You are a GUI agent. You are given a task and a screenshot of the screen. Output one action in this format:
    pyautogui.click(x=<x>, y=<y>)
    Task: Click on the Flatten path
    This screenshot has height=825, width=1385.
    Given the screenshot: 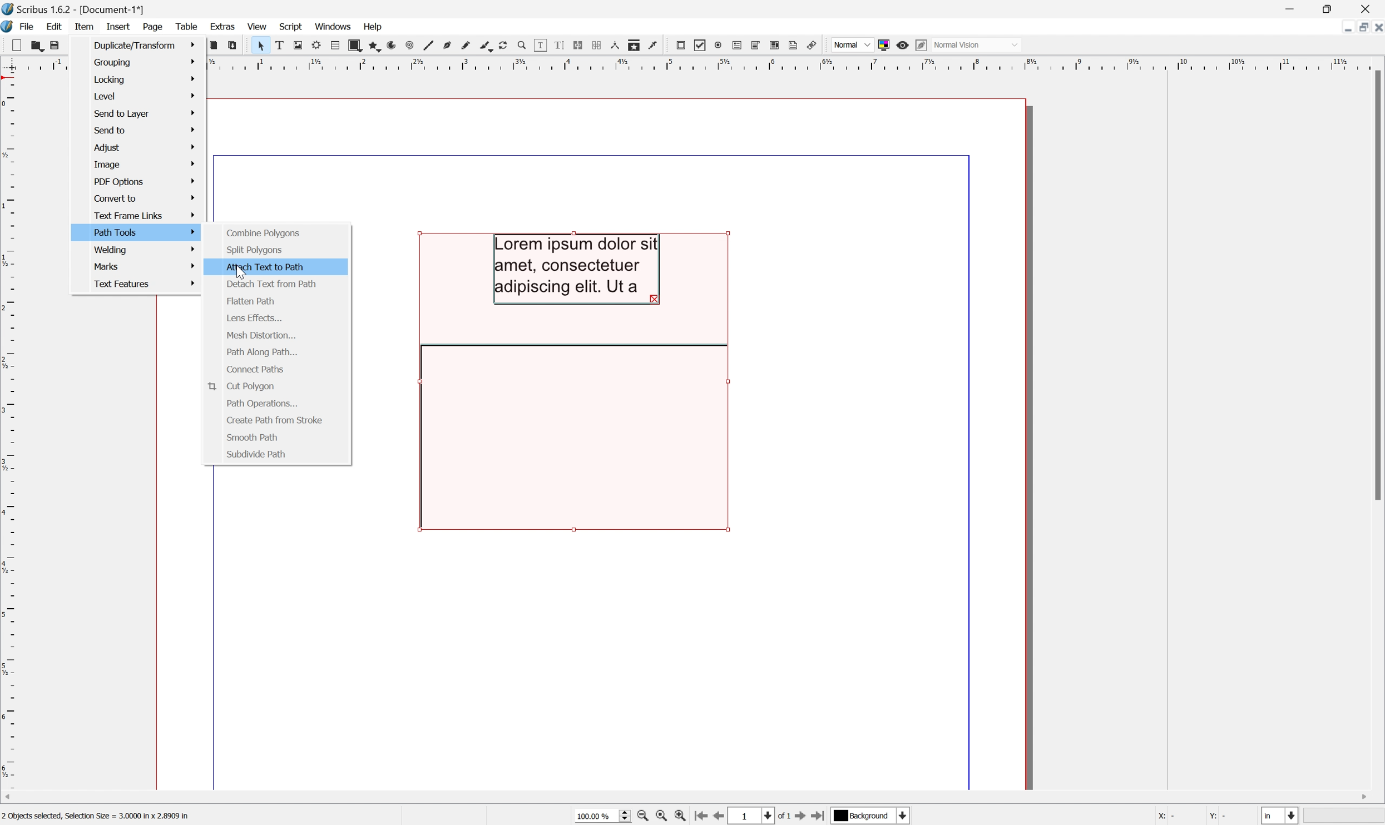 What is the action you would take?
    pyautogui.click(x=250, y=300)
    